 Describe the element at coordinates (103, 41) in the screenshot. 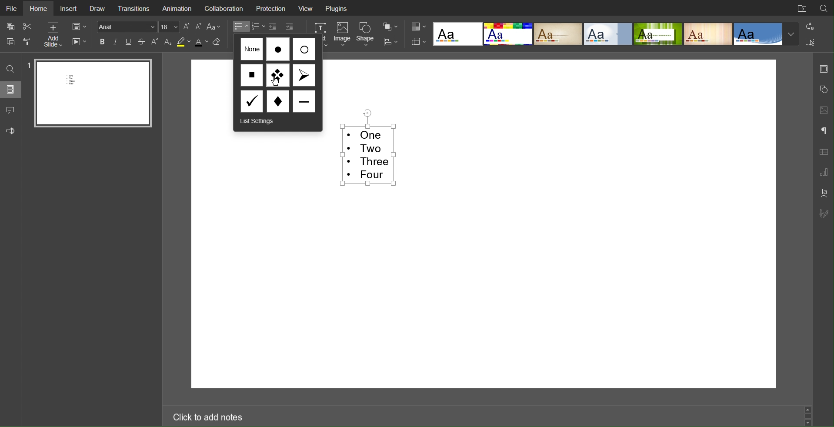

I see `Bold` at that location.